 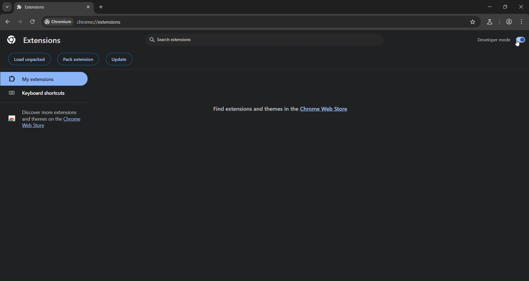 What do you see at coordinates (473, 22) in the screenshot?
I see `bookmark page` at bounding box center [473, 22].